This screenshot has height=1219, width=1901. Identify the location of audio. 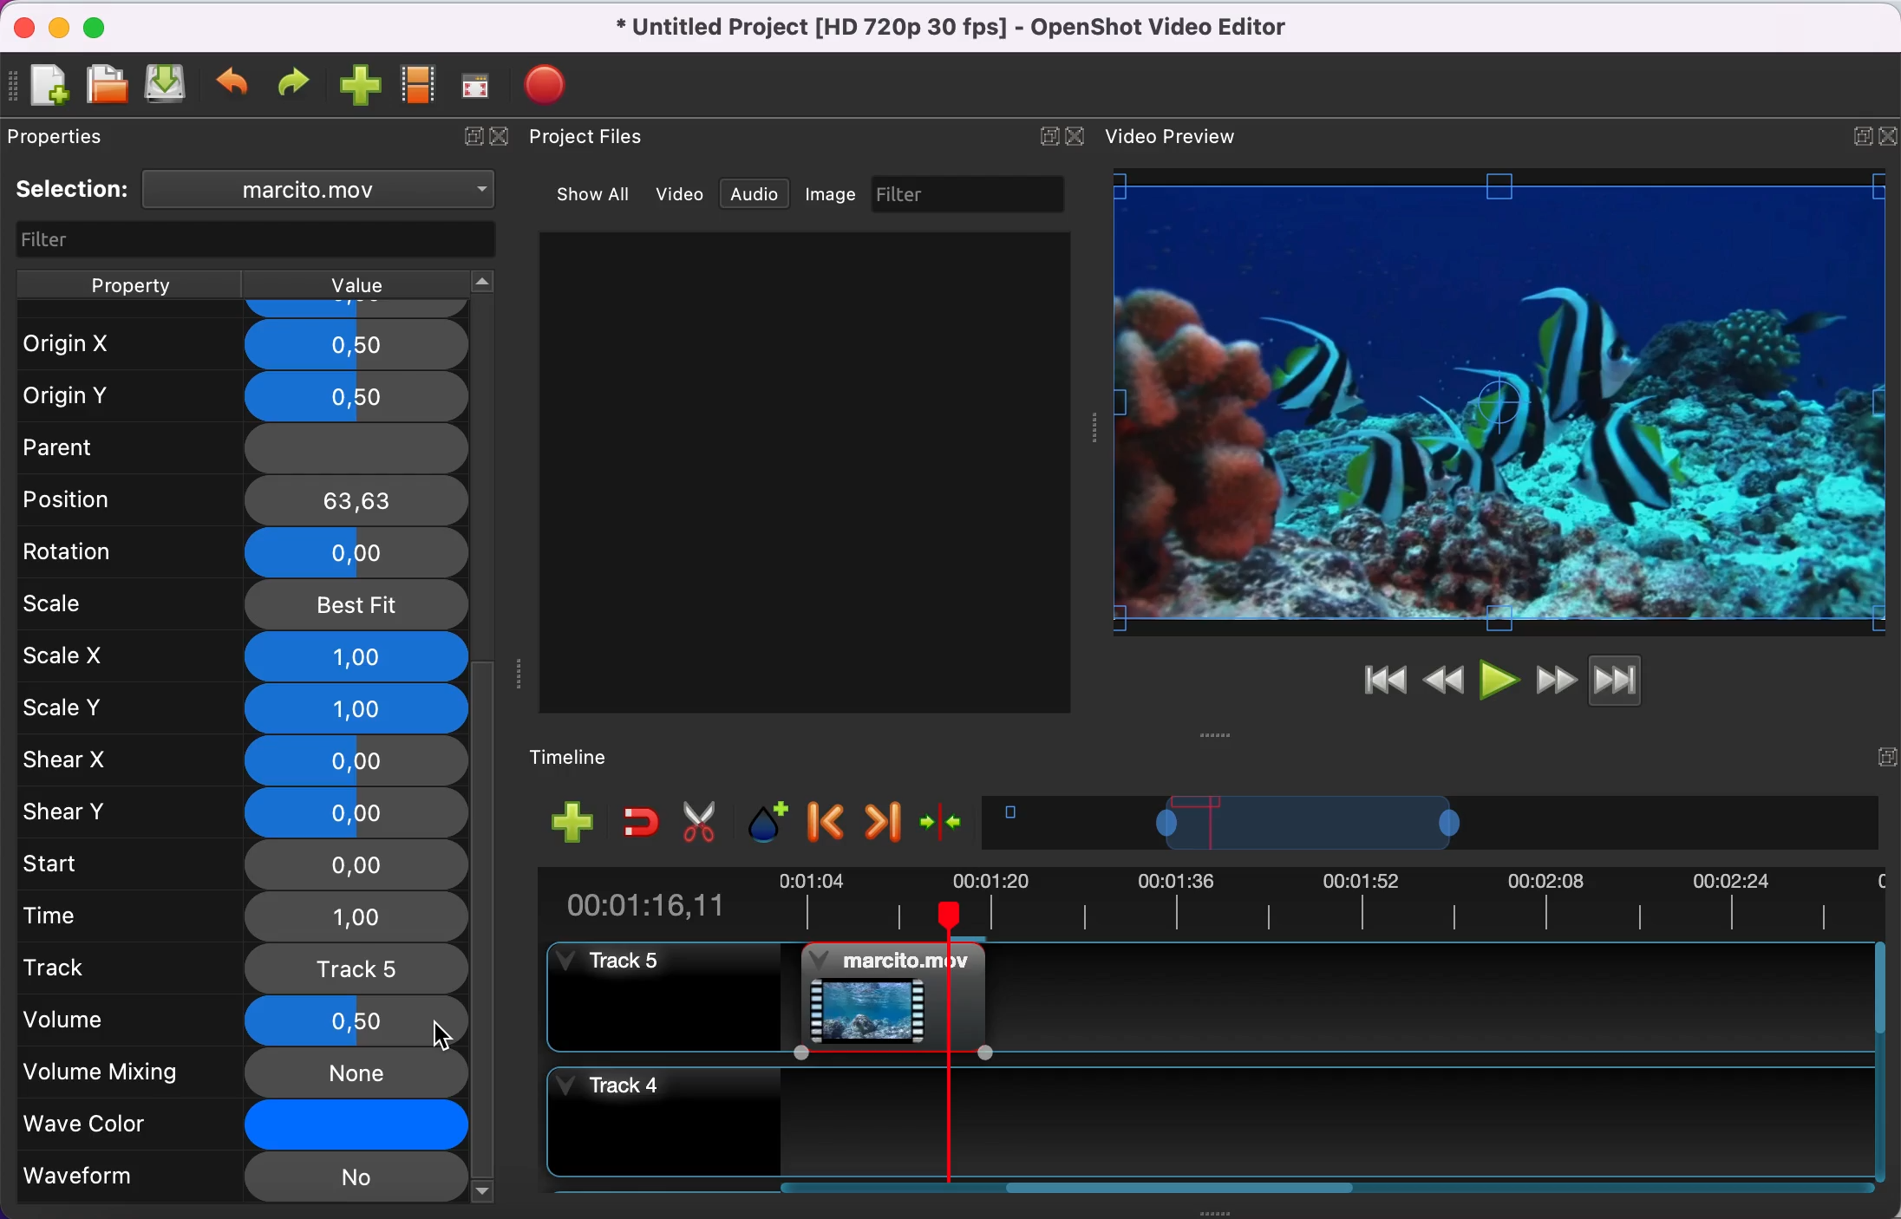
(761, 196).